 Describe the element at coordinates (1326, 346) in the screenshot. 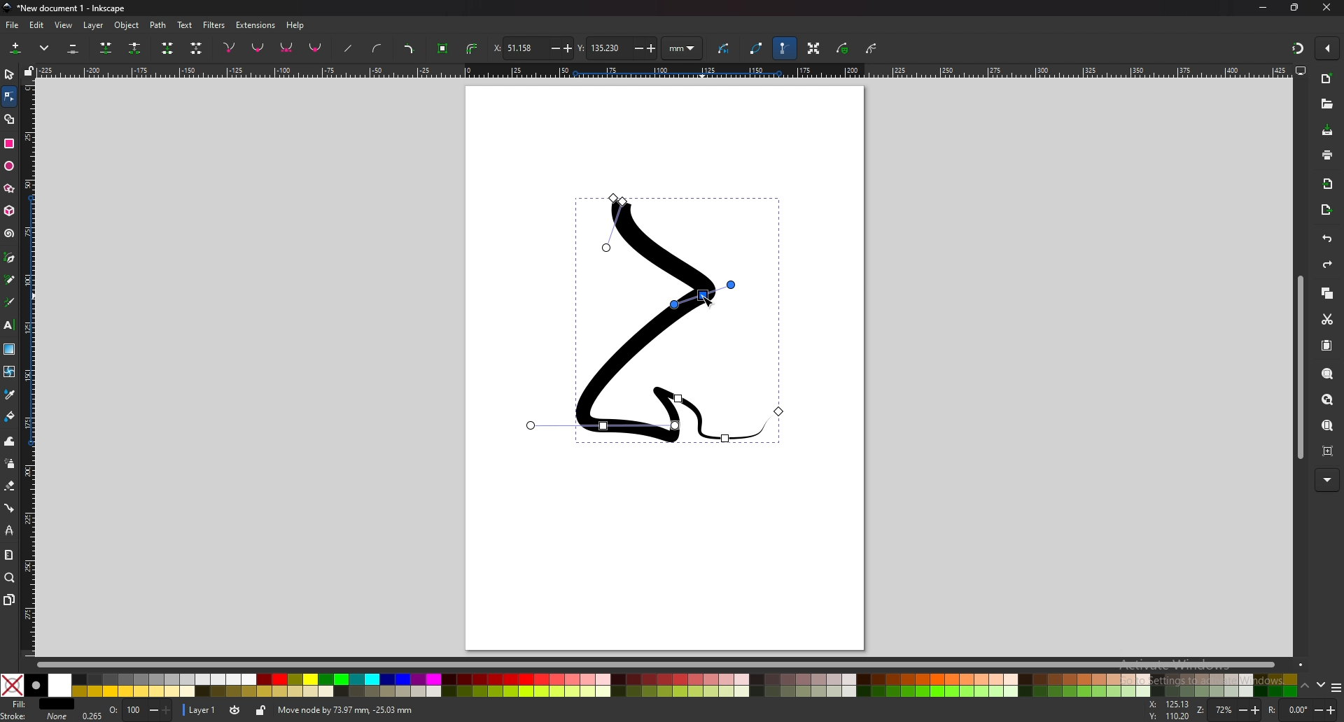

I see `paste` at that location.